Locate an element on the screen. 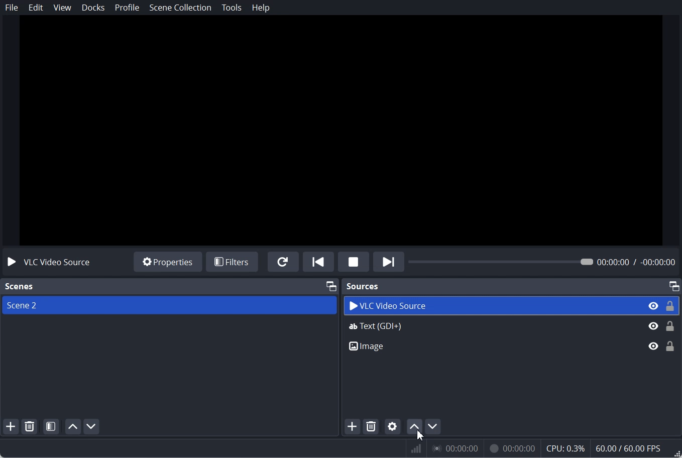 The width and height of the screenshot is (682, 458). View is located at coordinates (62, 8).